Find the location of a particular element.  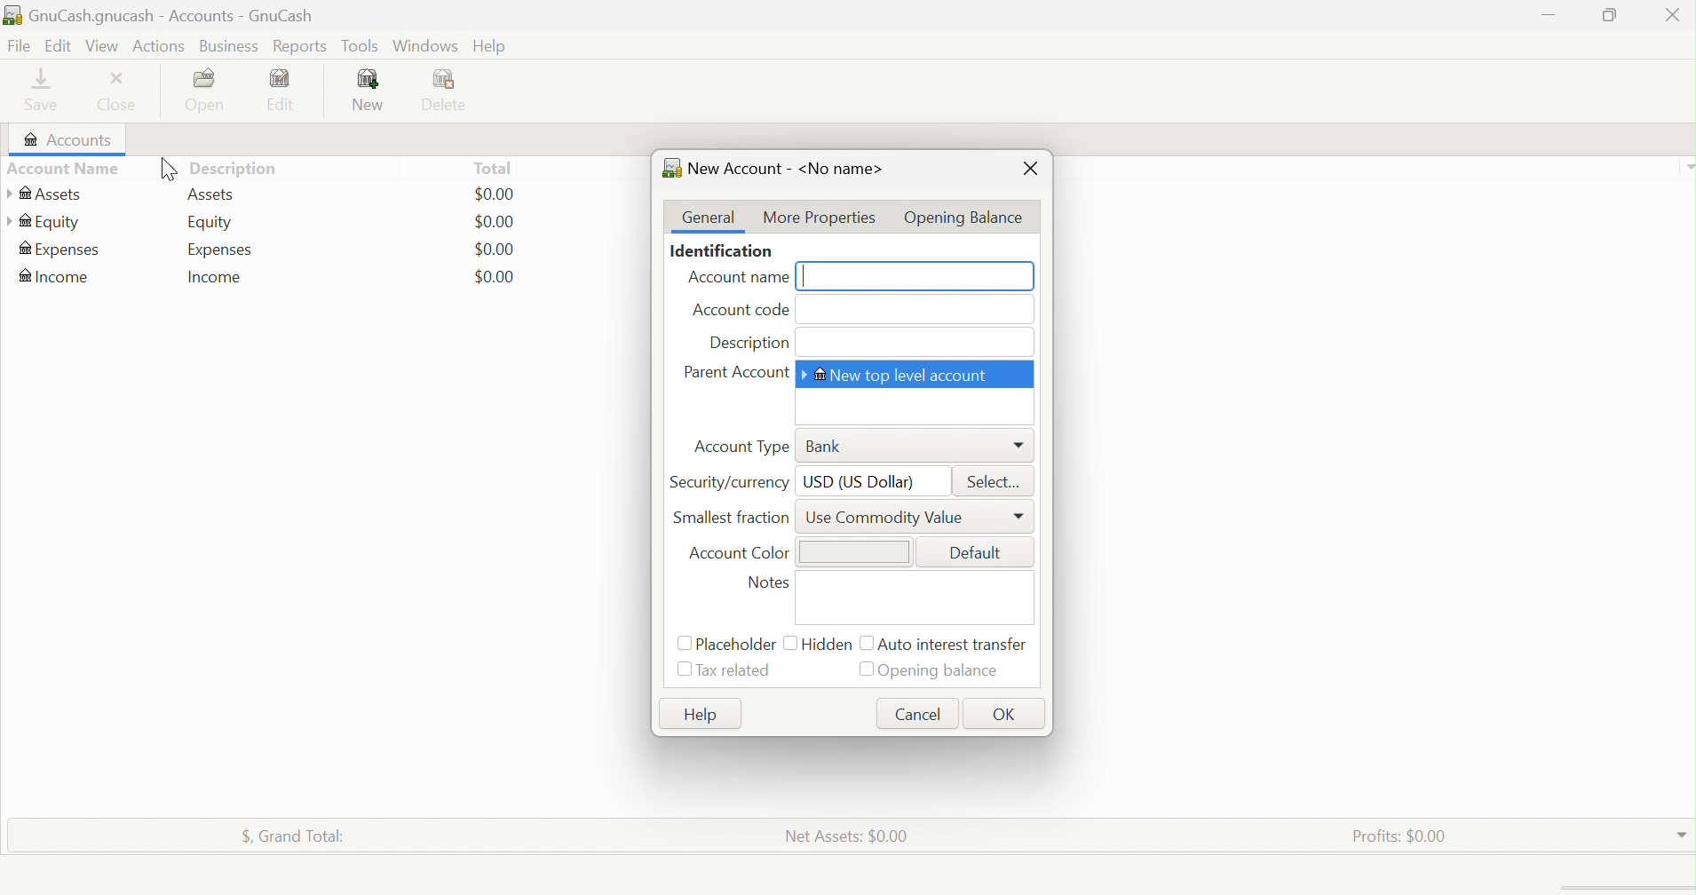

Actions is located at coordinates (162, 44).